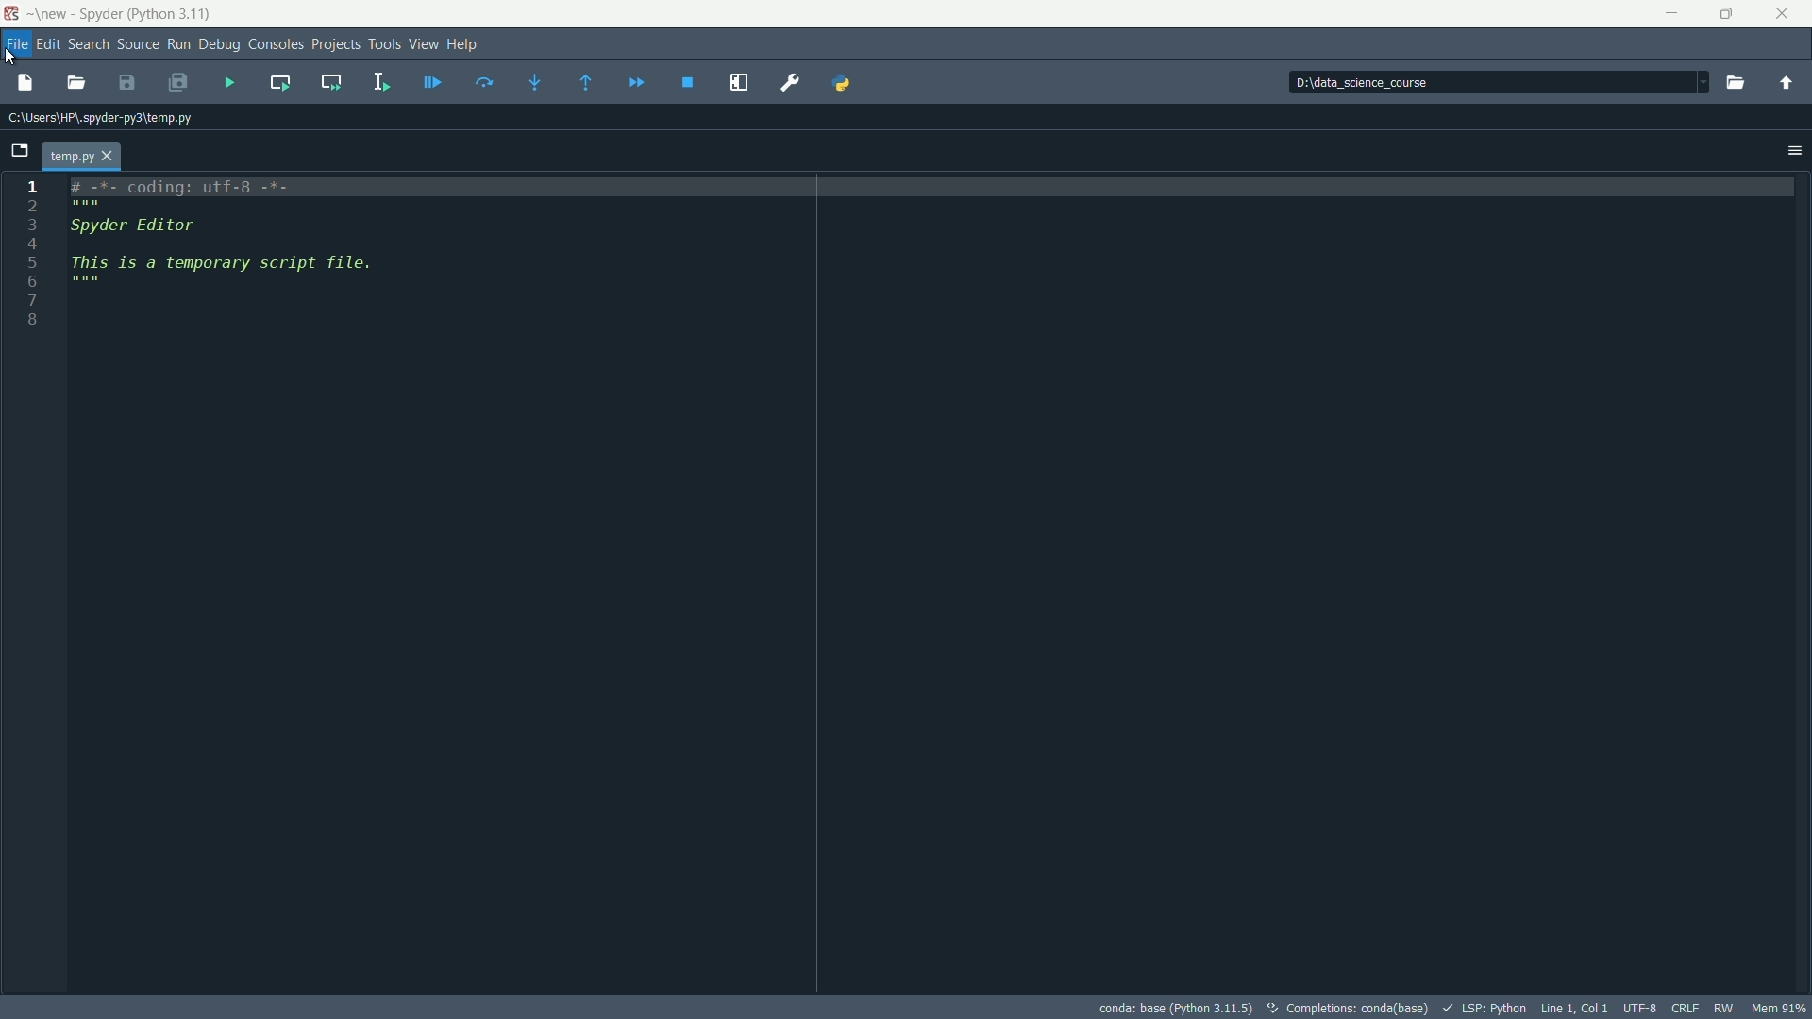 Image resolution: width=1812 pixels, height=1019 pixels. What do you see at coordinates (464, 43) in the screenshot?
I see `help menu` at bounding box center [464, 43].